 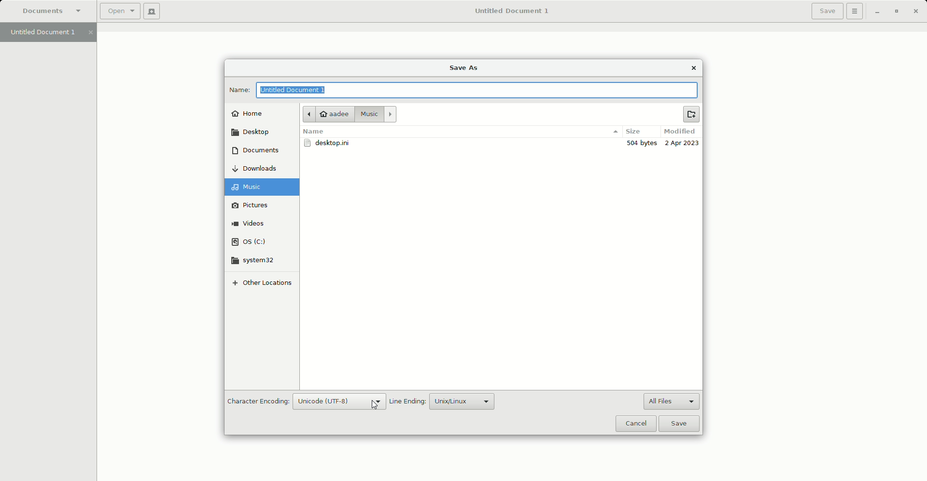 What do you see at coordinates (117, 11) in the screenshot?
I see `Open` at bounding box center [117, 11].